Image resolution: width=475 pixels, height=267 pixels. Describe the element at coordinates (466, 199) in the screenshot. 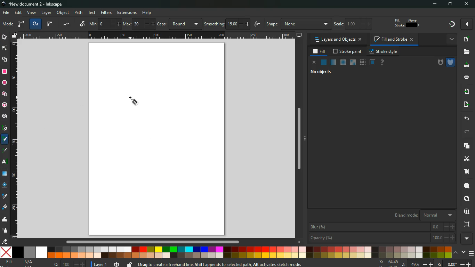

I see `look` at that location.